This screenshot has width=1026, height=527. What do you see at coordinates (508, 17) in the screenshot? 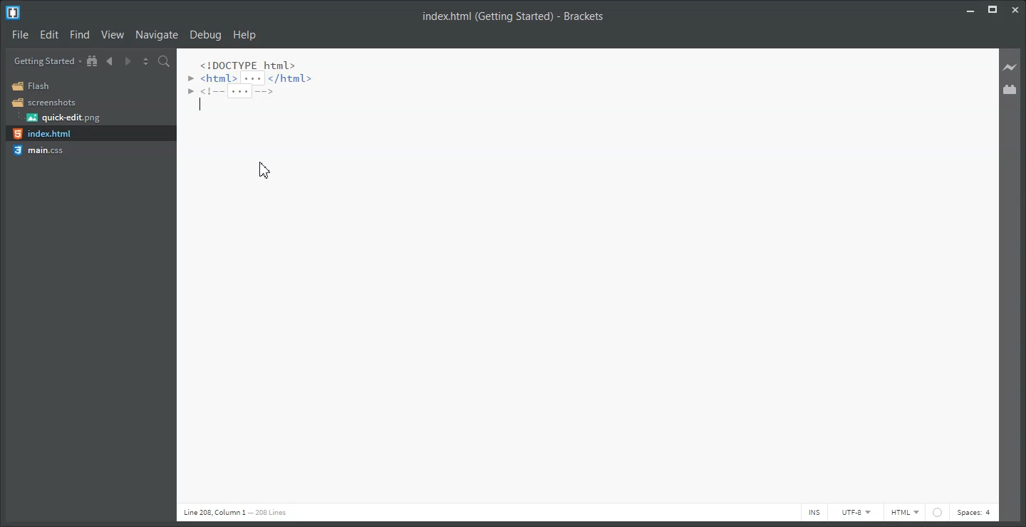
I see `index.html (Getting Started) - Brackets` at bounding box center [508, 17].